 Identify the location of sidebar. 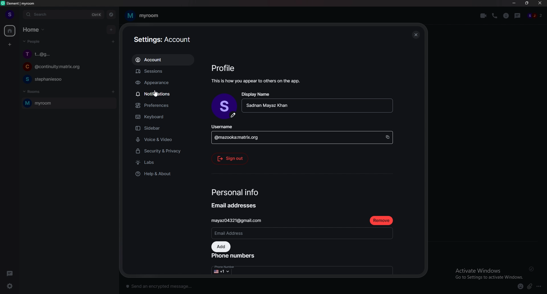
(165, 128).